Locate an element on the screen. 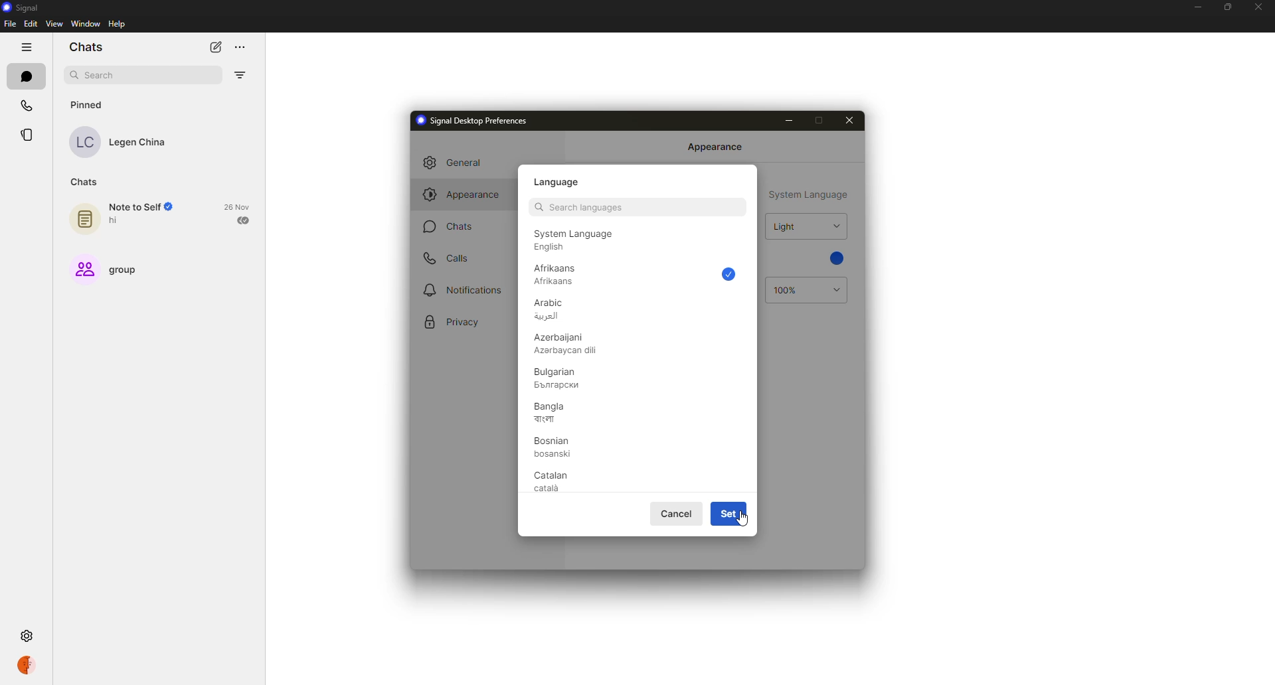  filter is located at coordinates (241, 74).